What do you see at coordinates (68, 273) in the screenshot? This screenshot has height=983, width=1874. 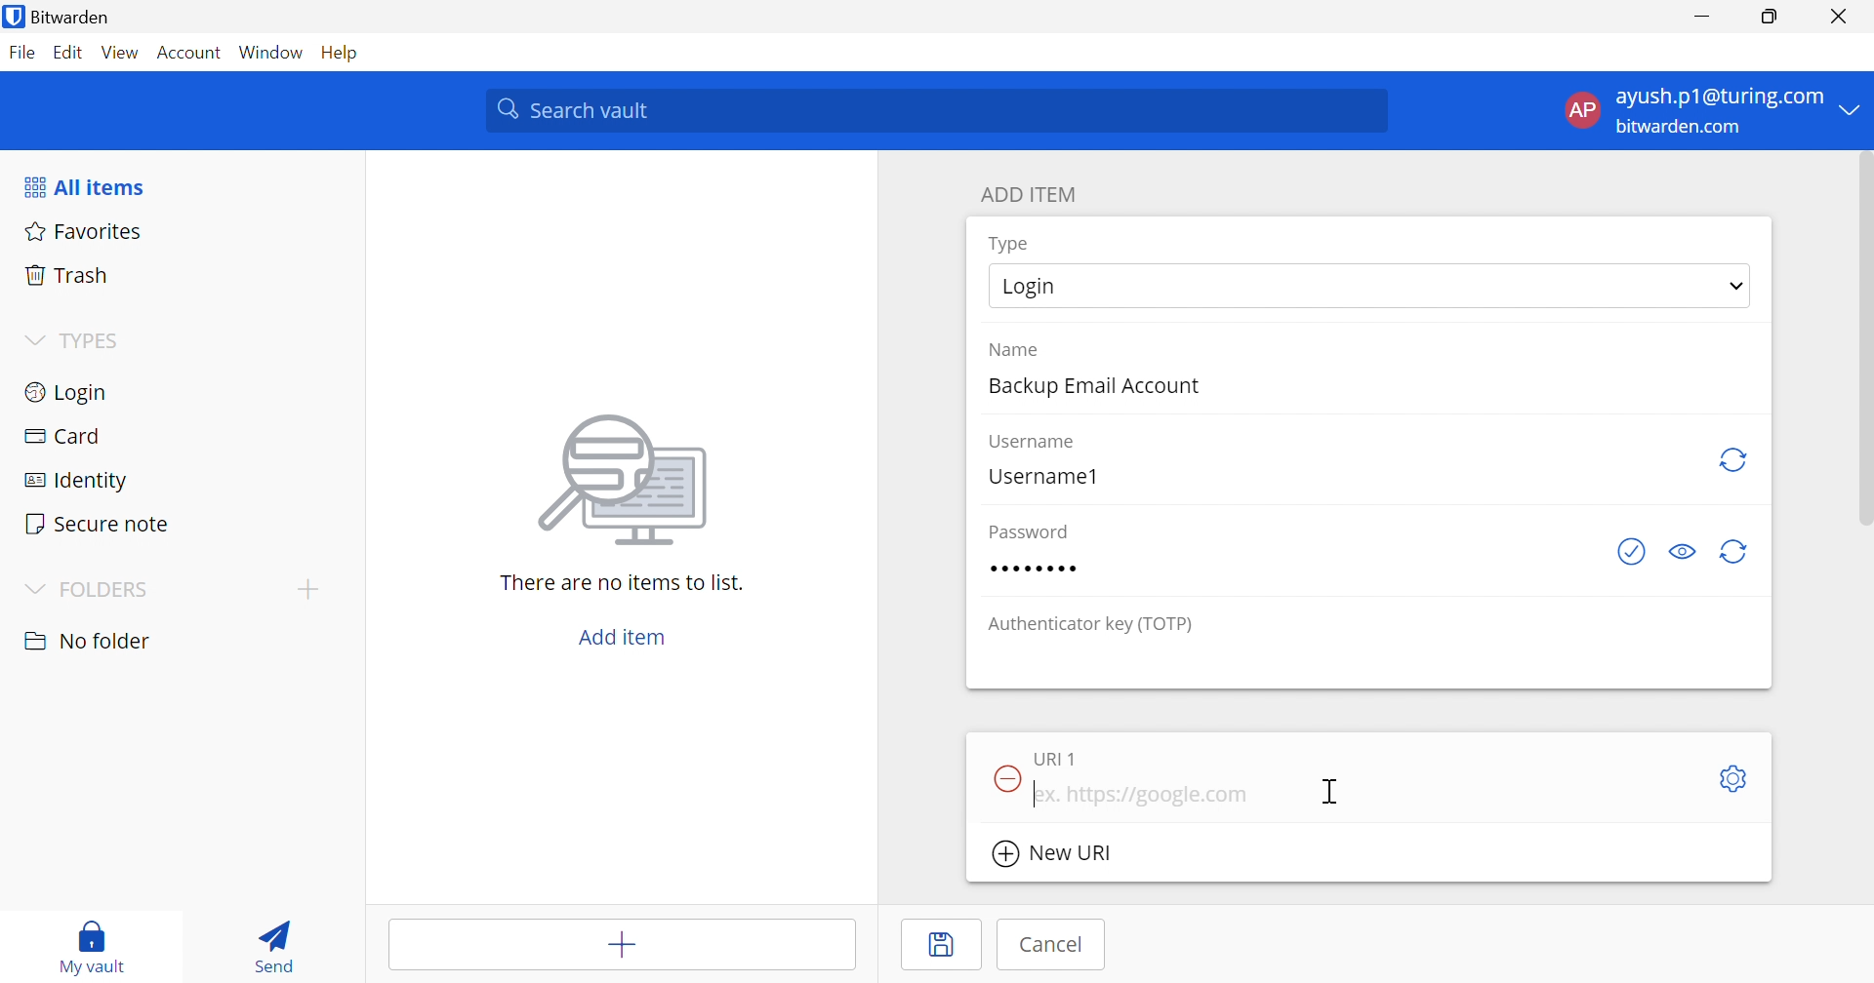 I see `Trash` at bounding box center [68, 273].